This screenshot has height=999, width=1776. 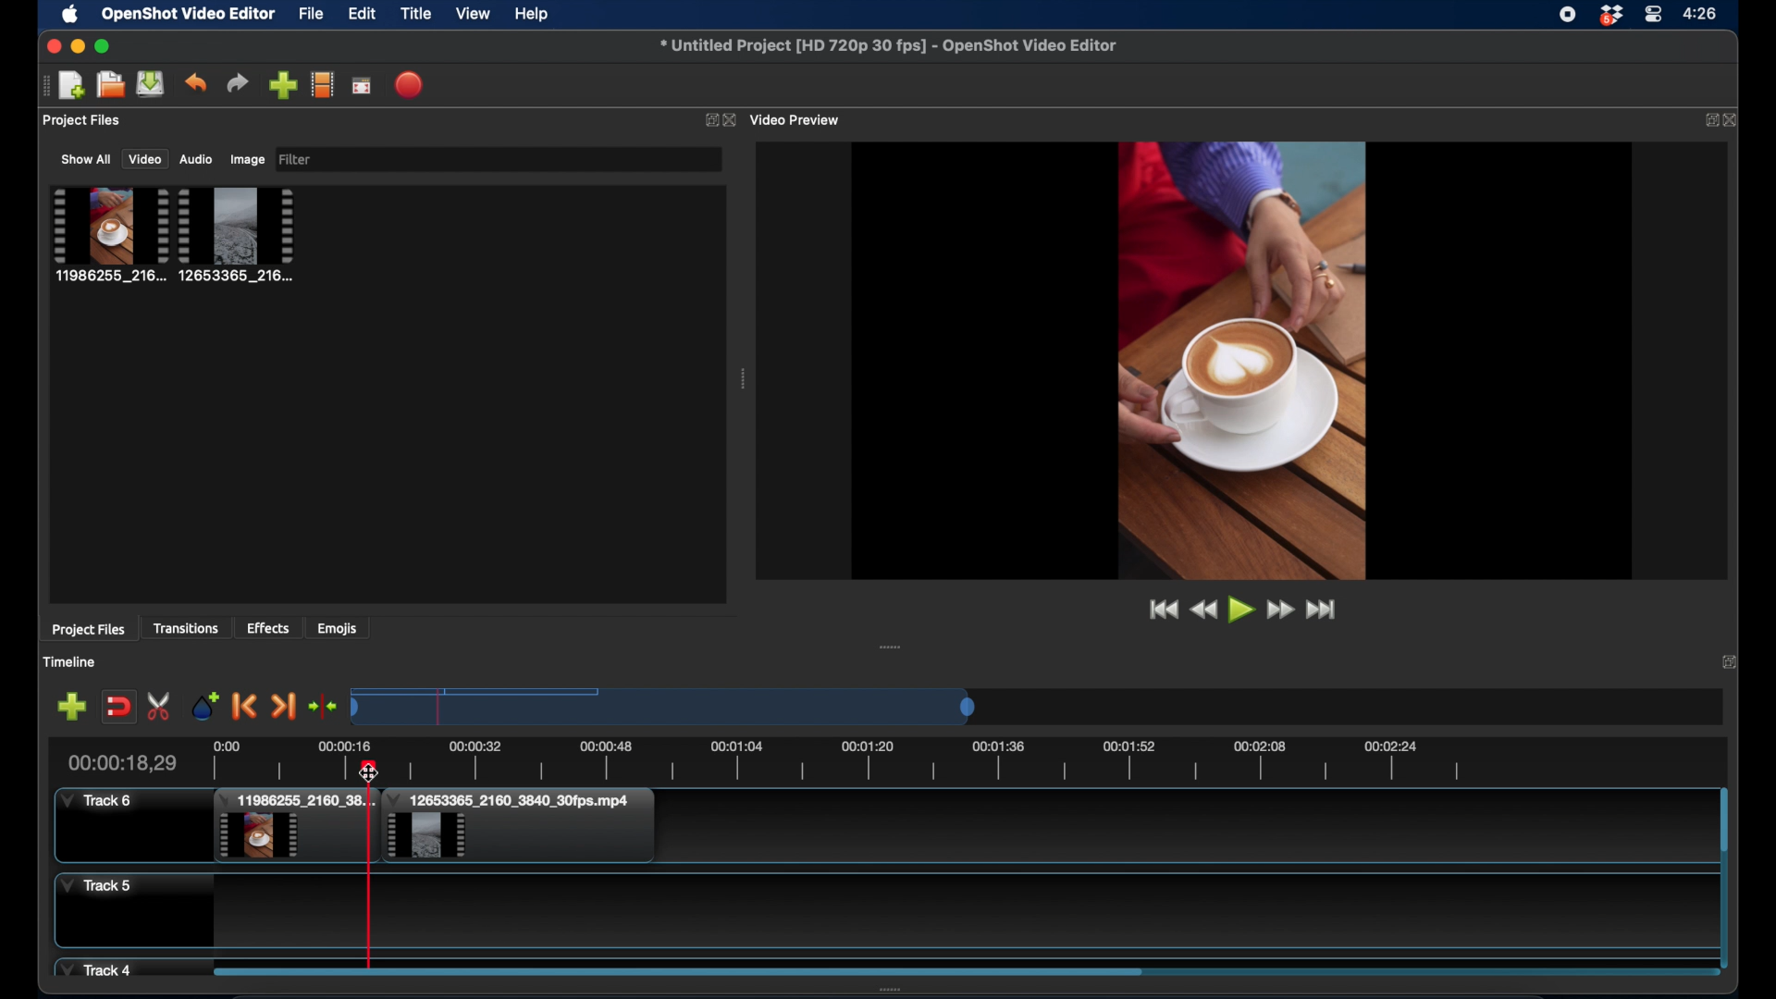 I want to click on openshot video editor, so click(x=189, y=15).